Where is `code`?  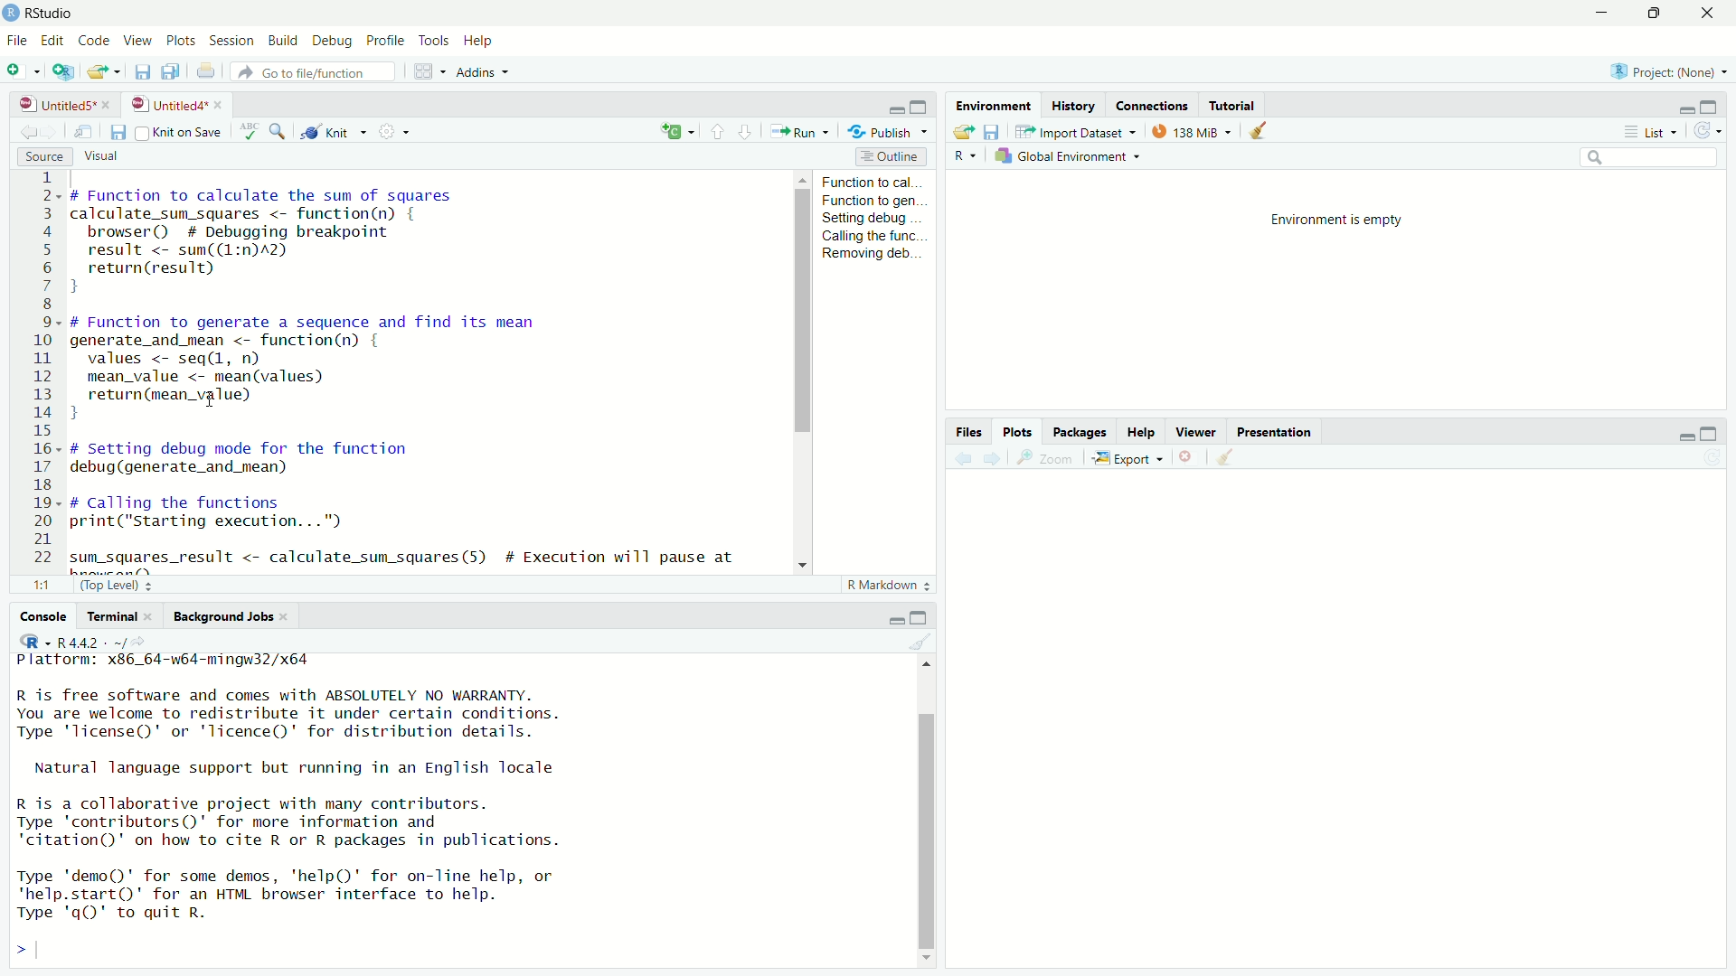
code is located at coordinates (97, 38).